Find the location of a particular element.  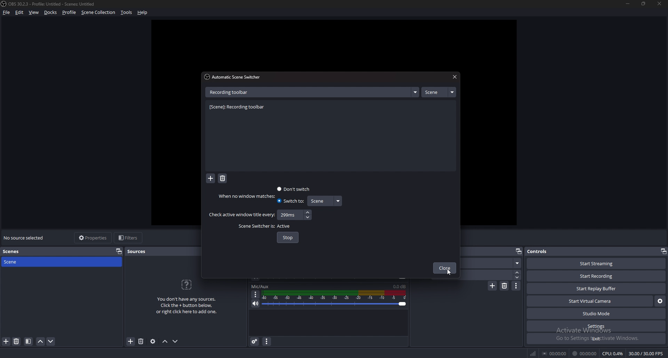

fps is located at coordinates (647, 353).